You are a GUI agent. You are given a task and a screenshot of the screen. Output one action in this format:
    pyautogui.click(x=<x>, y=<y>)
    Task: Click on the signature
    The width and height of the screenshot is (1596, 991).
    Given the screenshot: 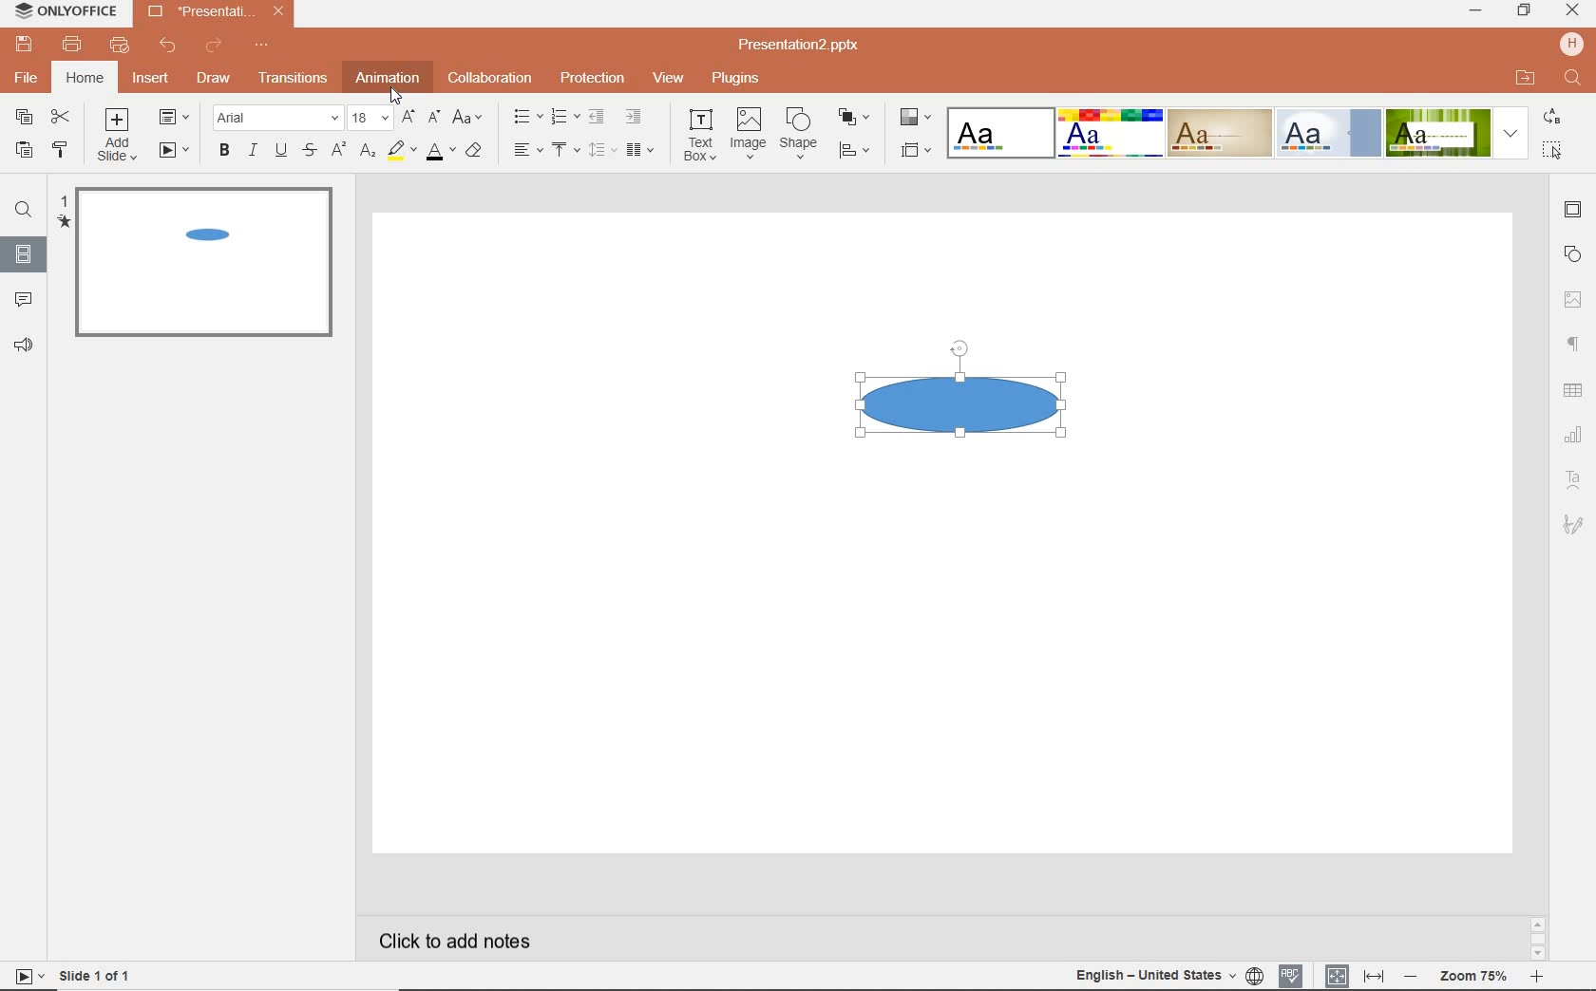 What is the action you would take?
    pyautogui.click(x=1575, y=525)
    